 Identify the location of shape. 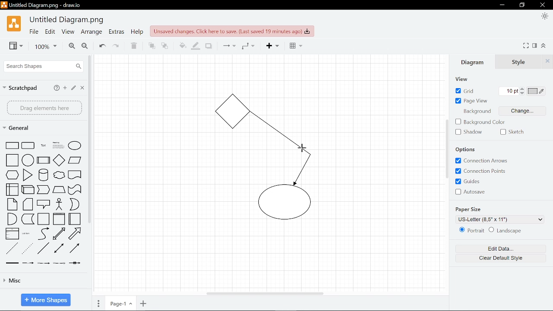
(28, 219).